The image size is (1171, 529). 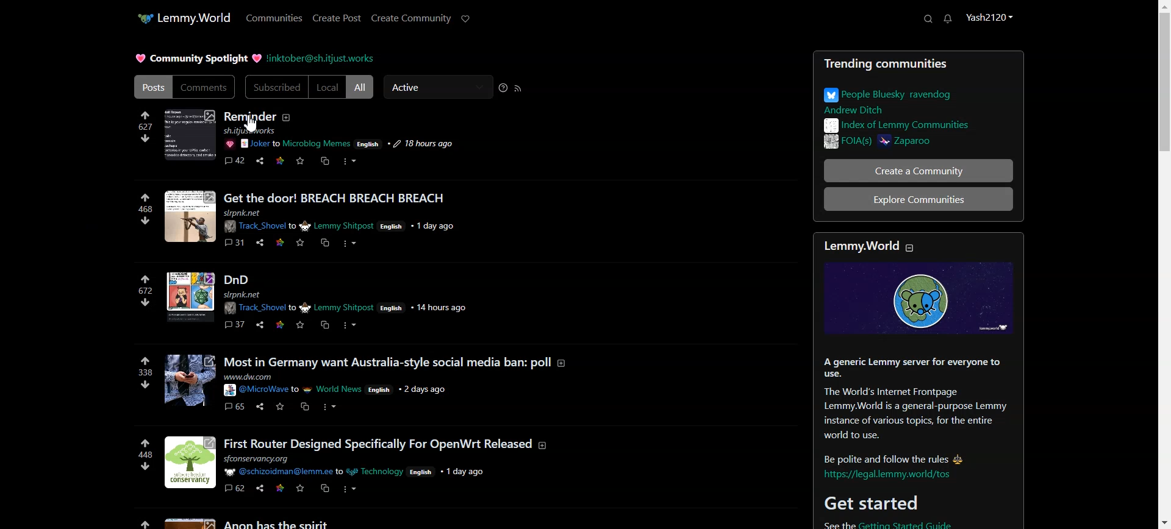 What do you see at coordinates (249, 122) in the screenshot?
I see `Text` at bounding box center [249, 122].